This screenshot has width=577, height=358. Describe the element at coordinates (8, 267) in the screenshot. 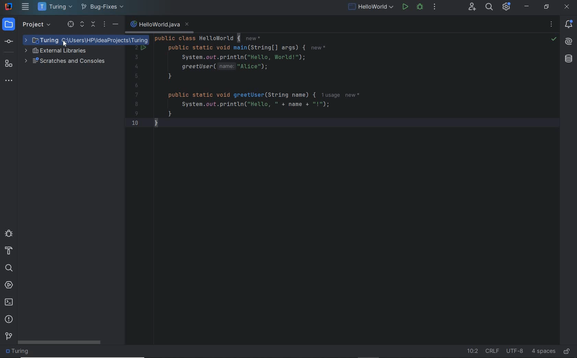

I see `search` at that location.